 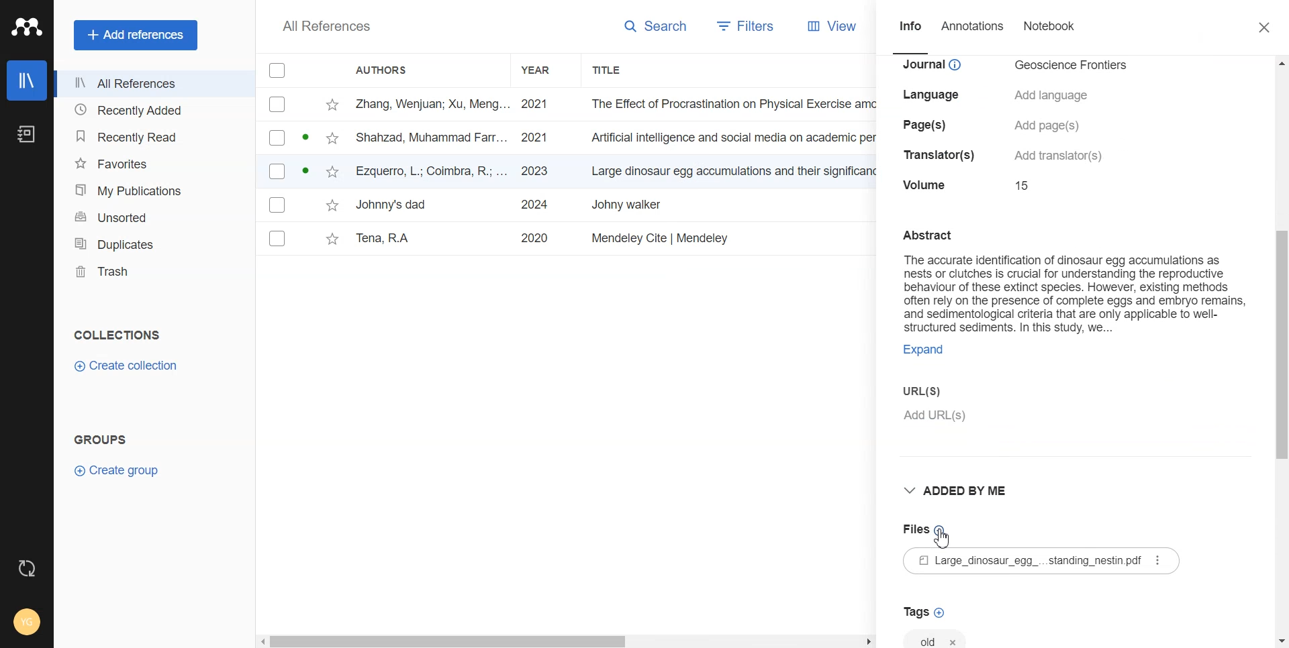 What do you see at coordinates (1051, 27) in the screenshot?
I see `Notebook` at bounding box center [1051, 27].